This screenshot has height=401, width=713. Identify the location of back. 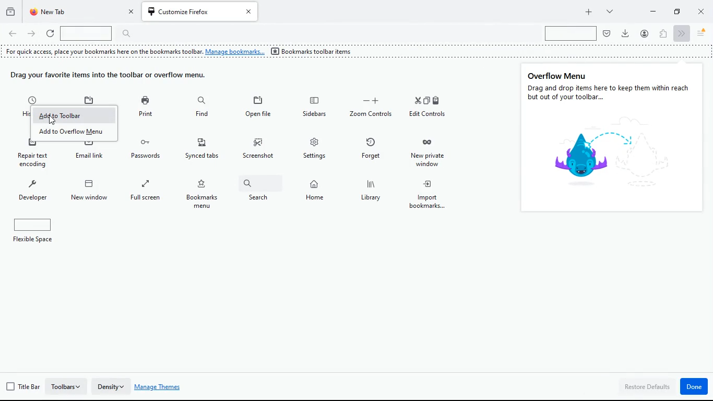
(13, 34).